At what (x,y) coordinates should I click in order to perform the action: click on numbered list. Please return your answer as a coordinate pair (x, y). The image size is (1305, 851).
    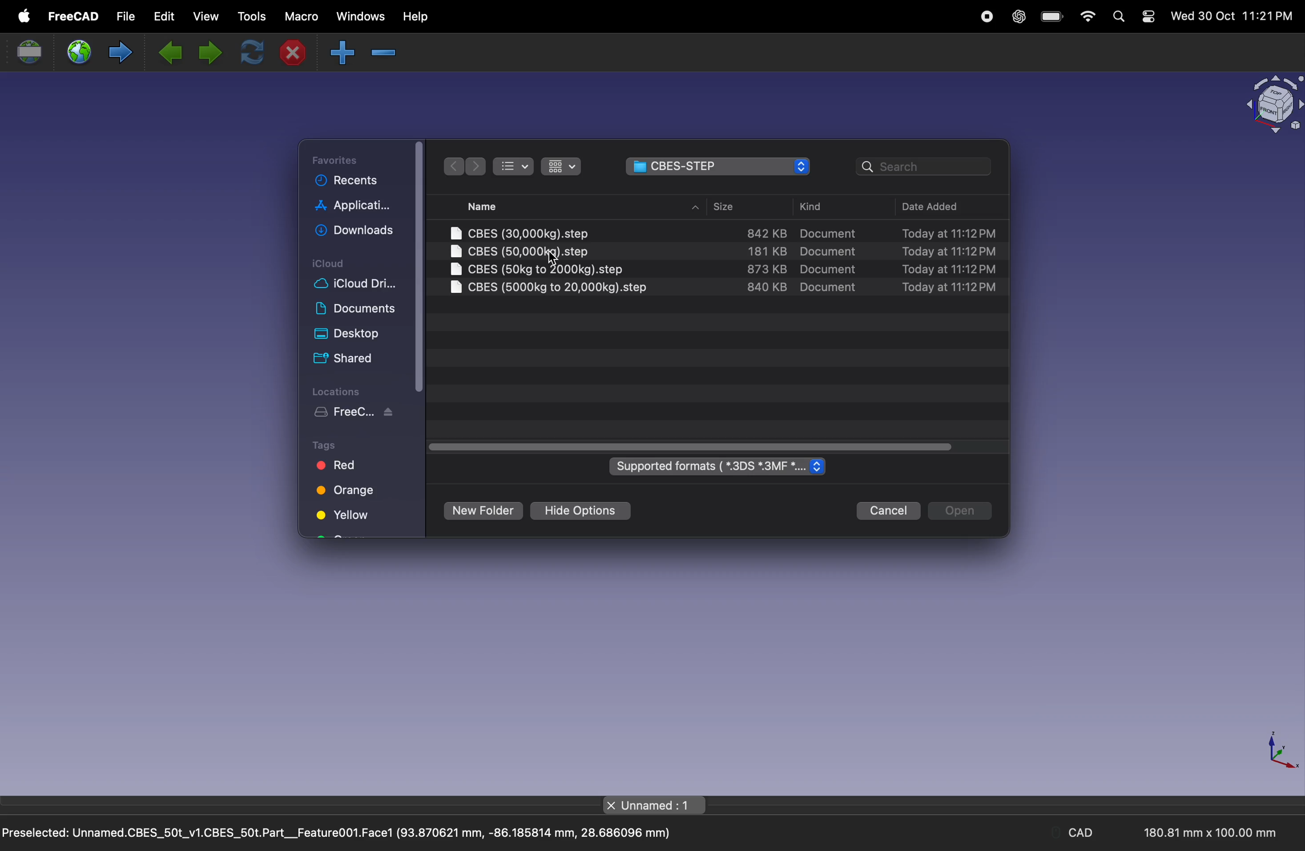
    Looking at the image, I should click on (513, 165).